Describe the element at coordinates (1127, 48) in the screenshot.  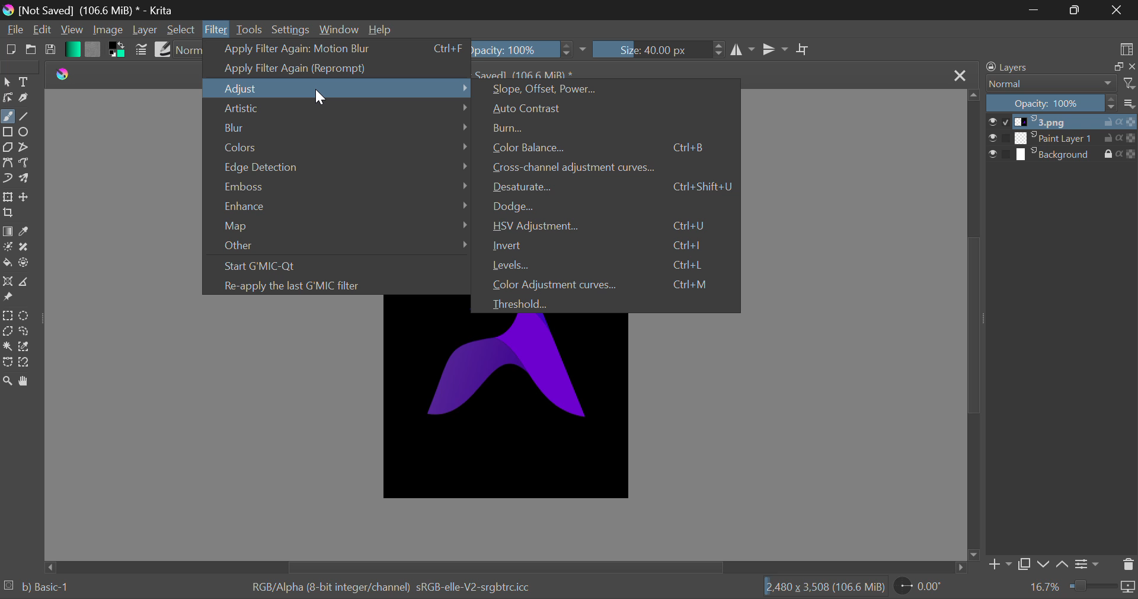
I see `Choose Workspace` at that location.